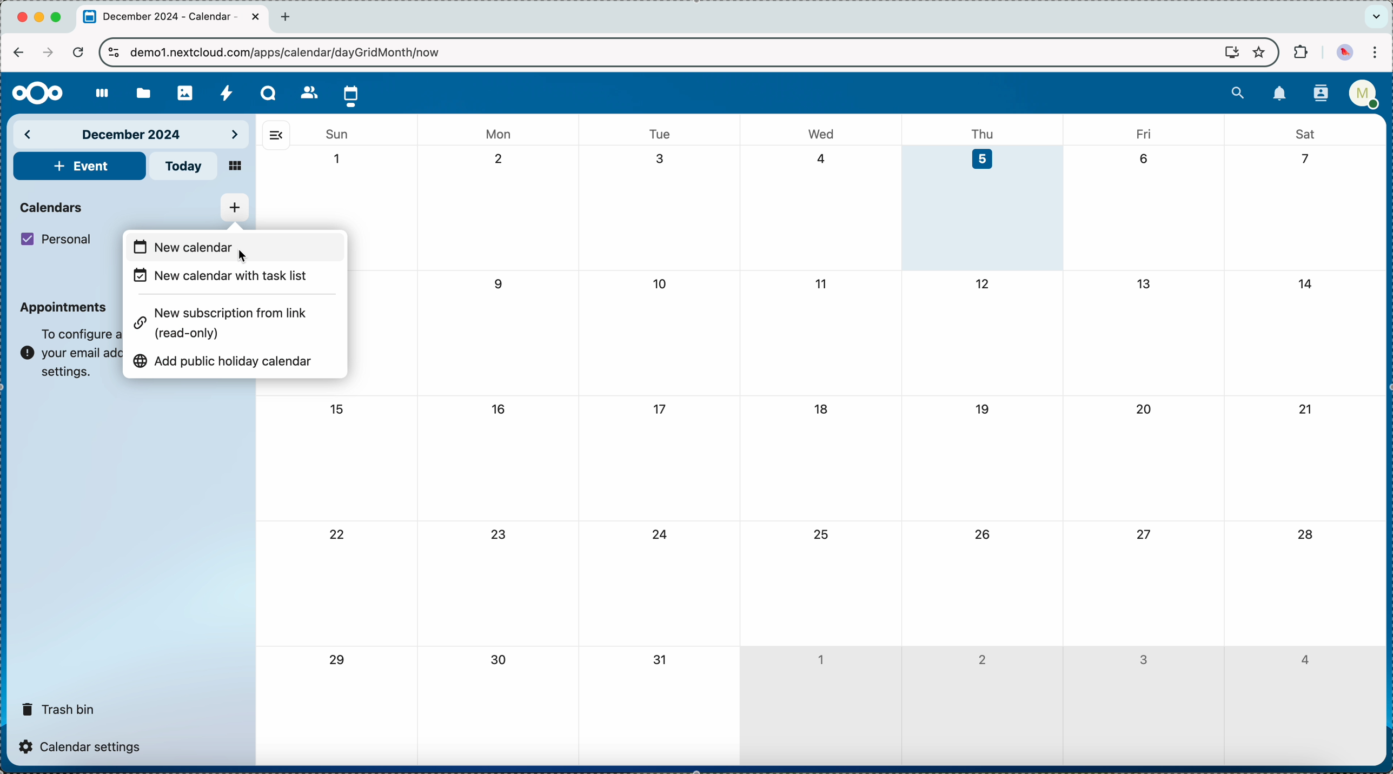 The height and width of the screenshot is (774, 1393). What do you see at coordinates (58, 239) in the screenshot?
I see `personal` at bounding box center [58, 239].